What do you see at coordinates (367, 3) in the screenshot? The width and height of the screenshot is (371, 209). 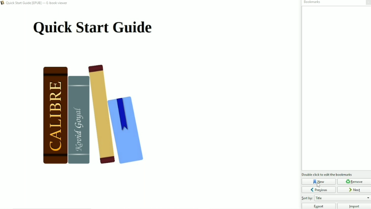 I see `Close` at bounding box center [367, 3].